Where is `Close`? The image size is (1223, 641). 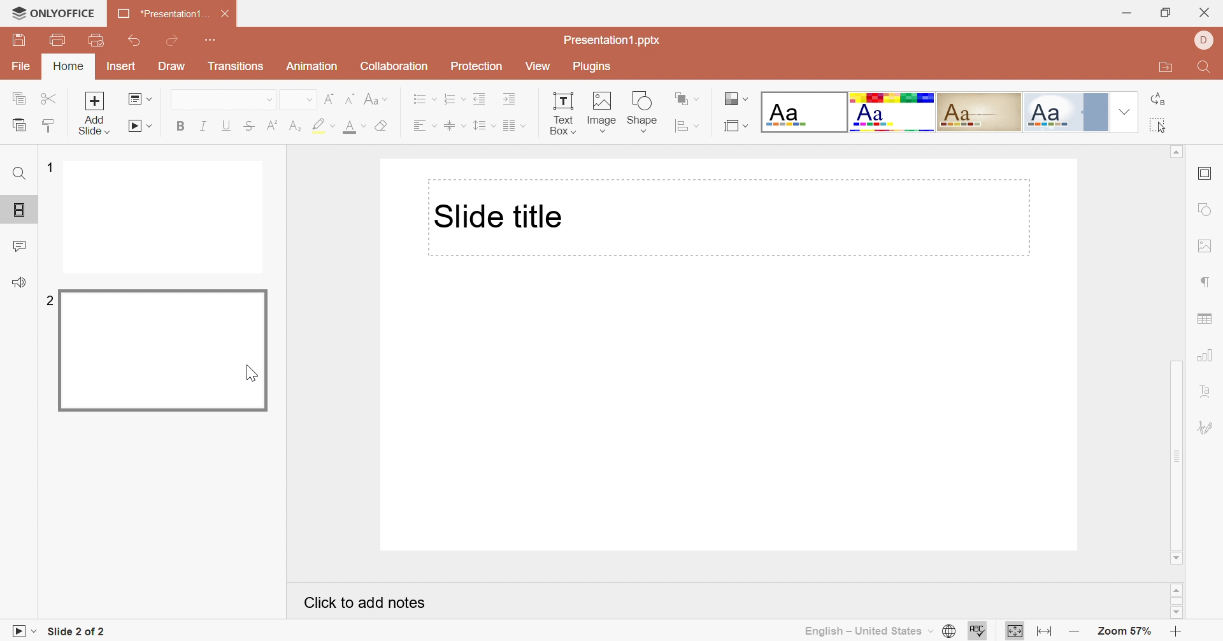 Close is located at coordinates (227, 14).